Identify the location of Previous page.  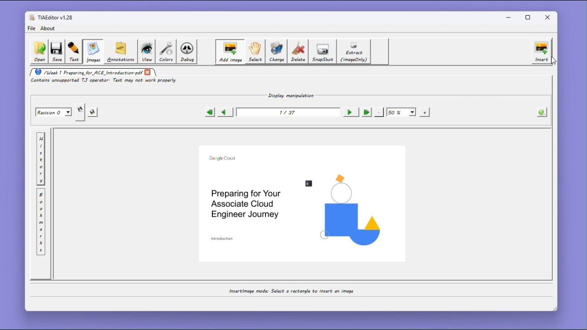
(224, 112).